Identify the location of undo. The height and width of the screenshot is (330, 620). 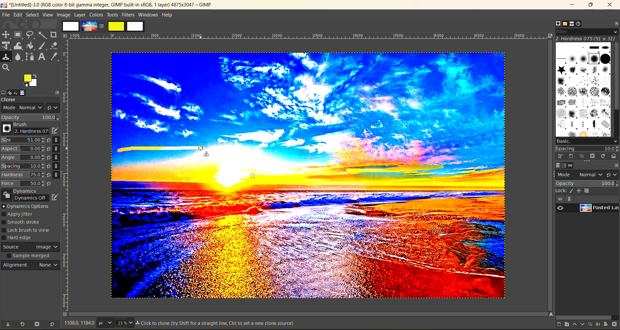
(20, 92).